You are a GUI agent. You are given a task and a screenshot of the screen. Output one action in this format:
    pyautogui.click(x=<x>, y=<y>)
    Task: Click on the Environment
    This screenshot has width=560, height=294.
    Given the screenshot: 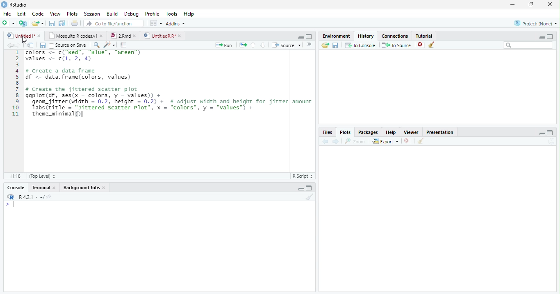 What is the action you would take?
    pyautogui.click(x=336, y=36)
    